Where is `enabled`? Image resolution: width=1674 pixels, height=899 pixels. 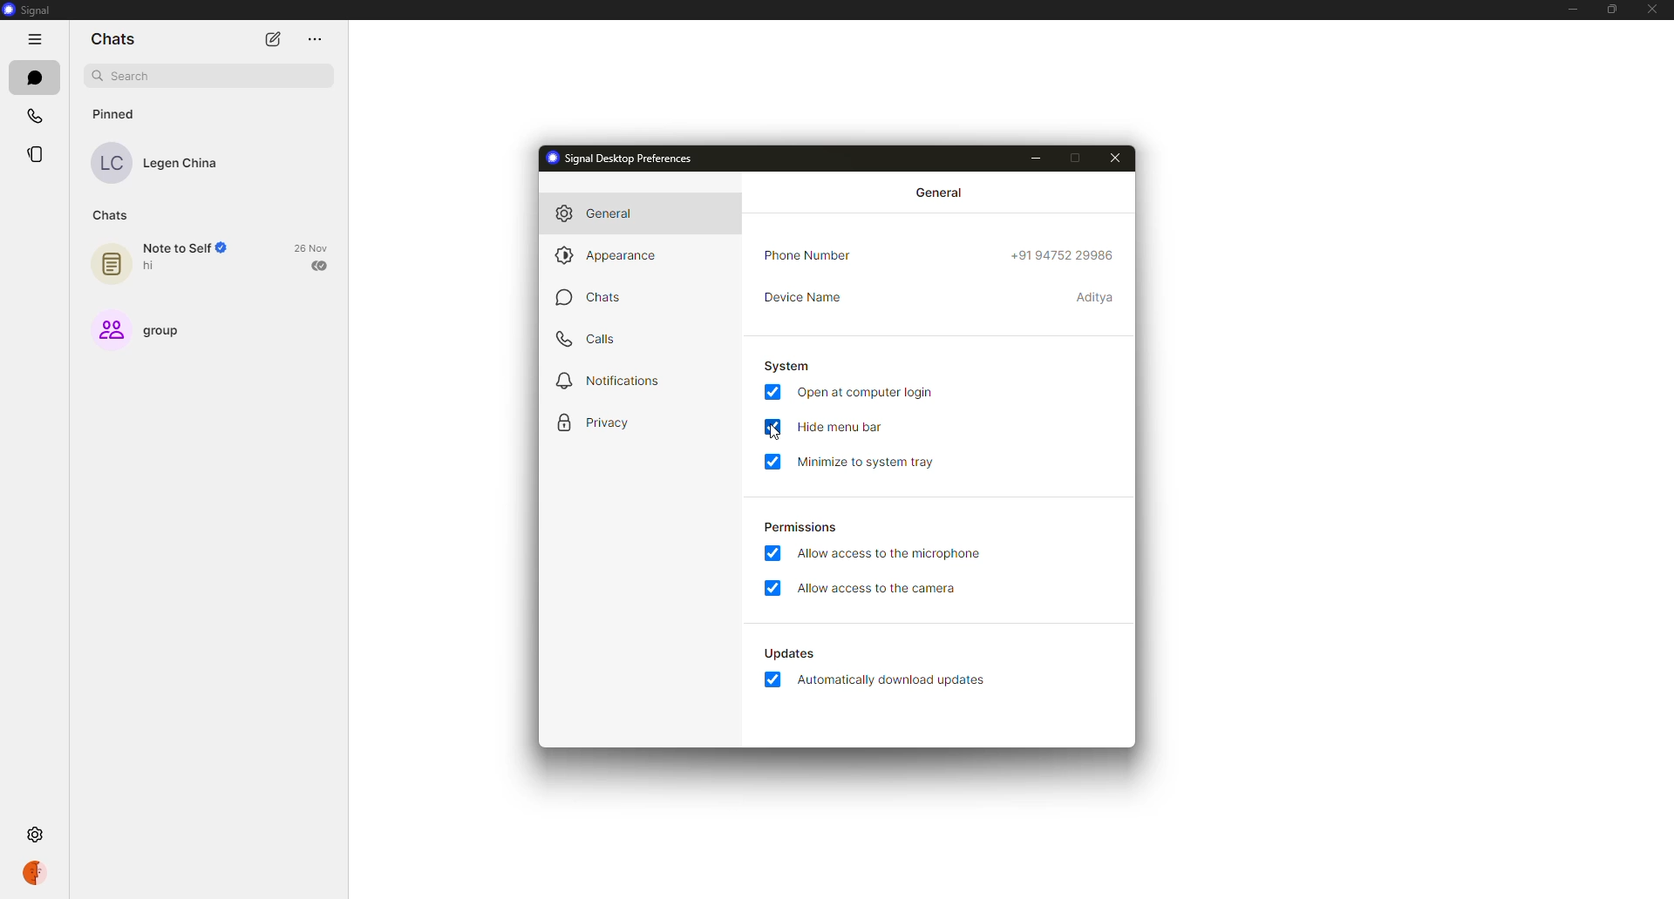 enabled is located at coordinates (772, 679).